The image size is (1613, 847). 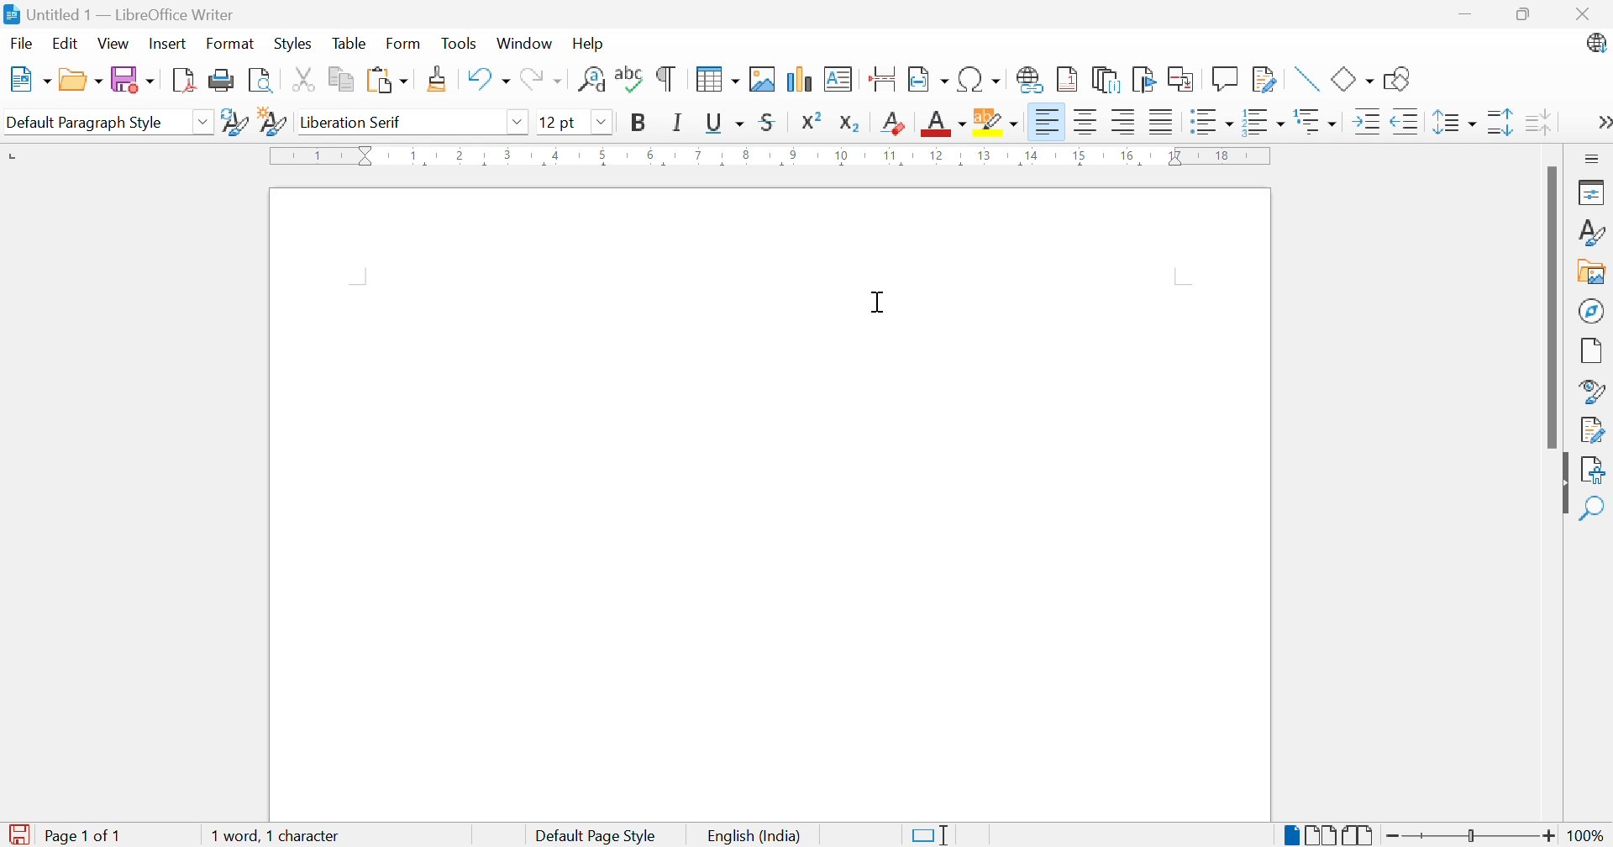 I want to click on New Style From Selection, so click(x=275, y=122).